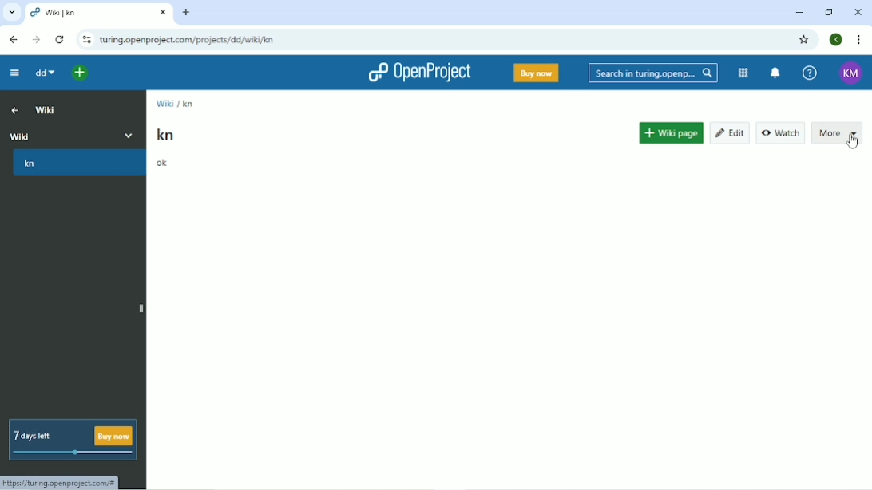  I want to click on Search tabs, so click(13, 13).